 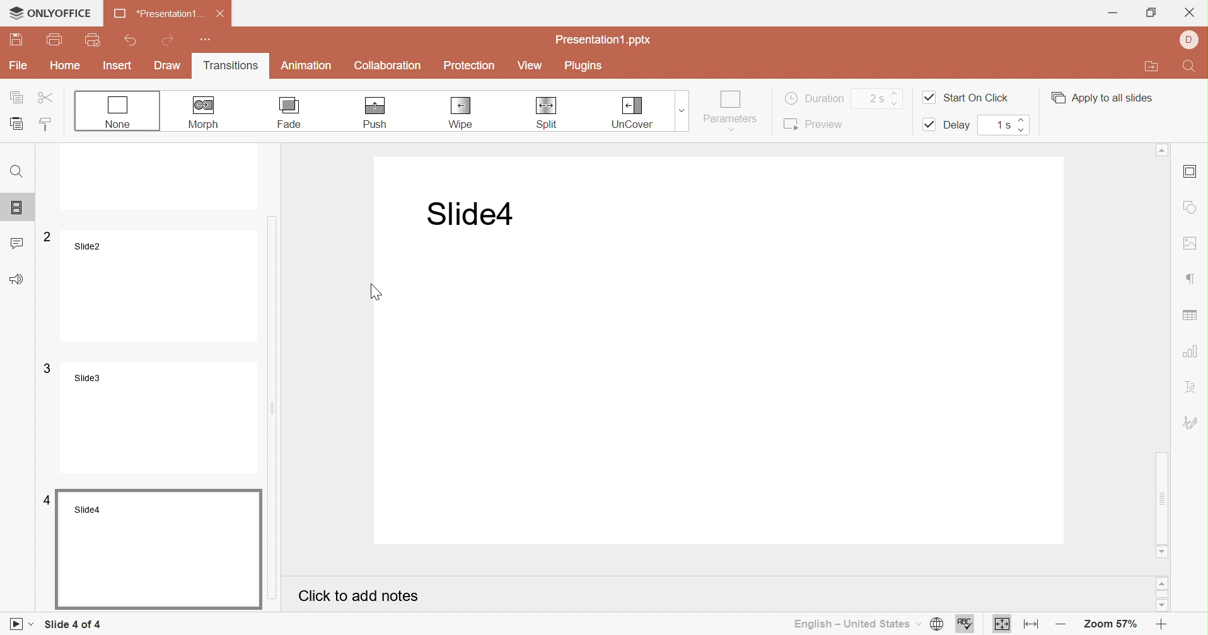 What do you see at coordinates (470, 66) in the screenshot?
I see `Protection` at bounding box center [470, 66].